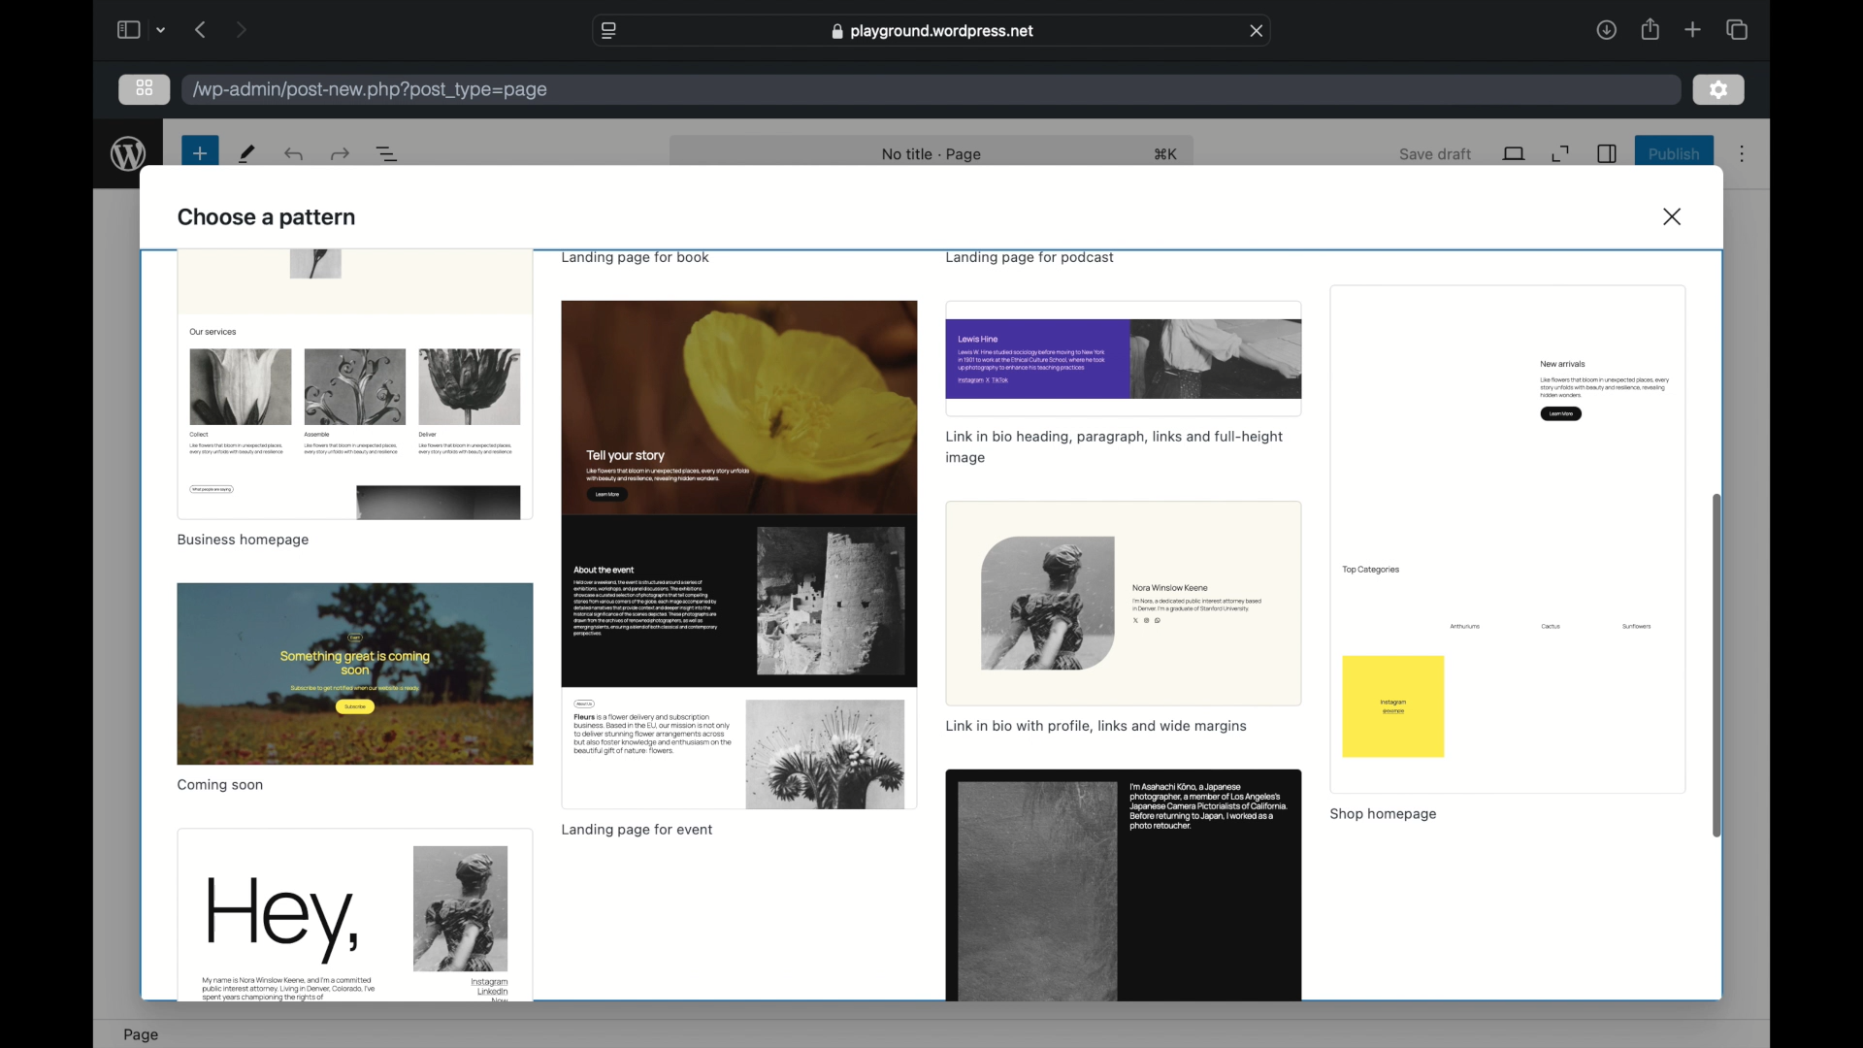 This screenshot has height=1048, width=1863. I want to click on preview, so click(354, 383).